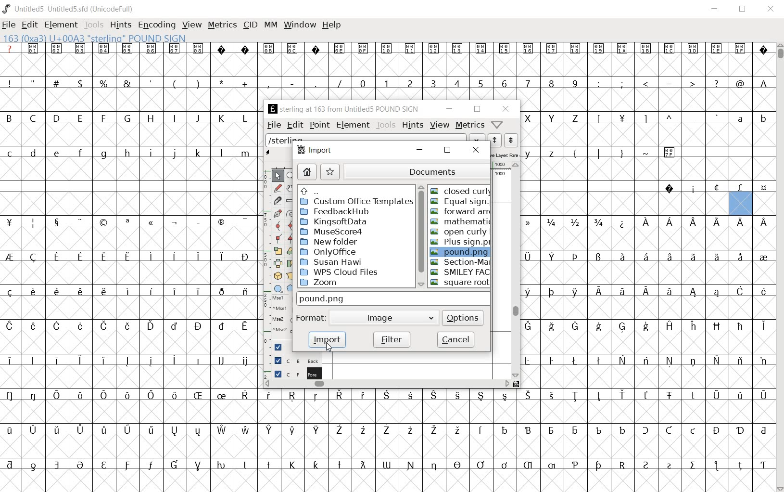 This screenshot has width=784, height=492. I want to click on restore, so click(477, 109).